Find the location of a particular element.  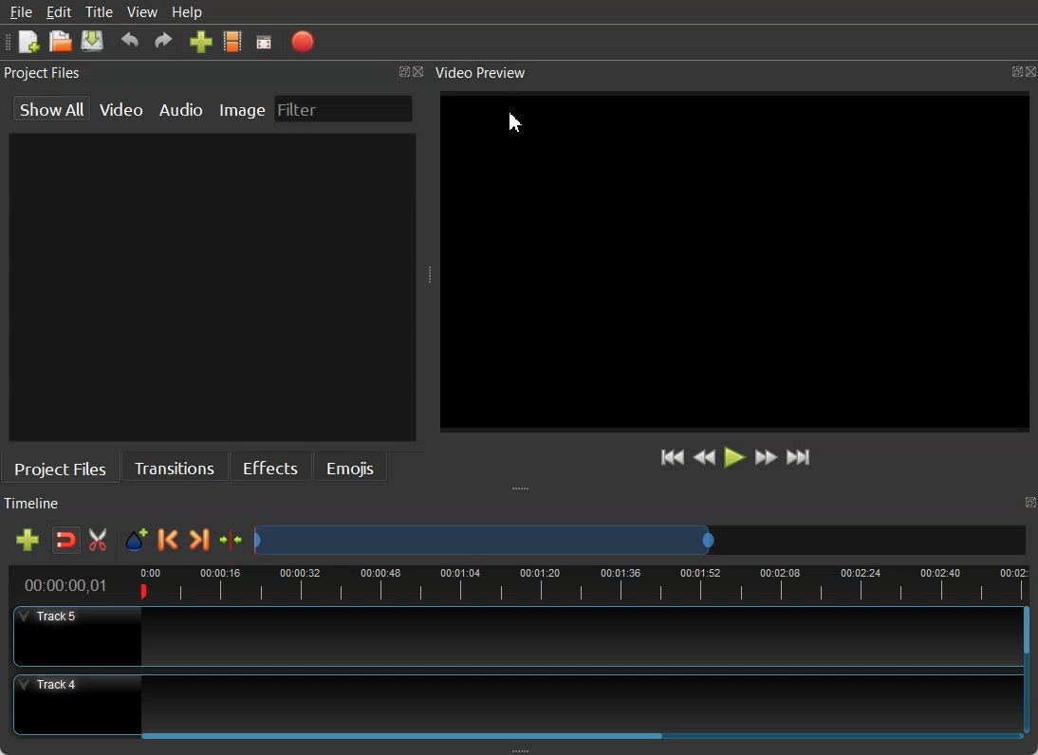

Jump to start is located at coordinates (672, 456).